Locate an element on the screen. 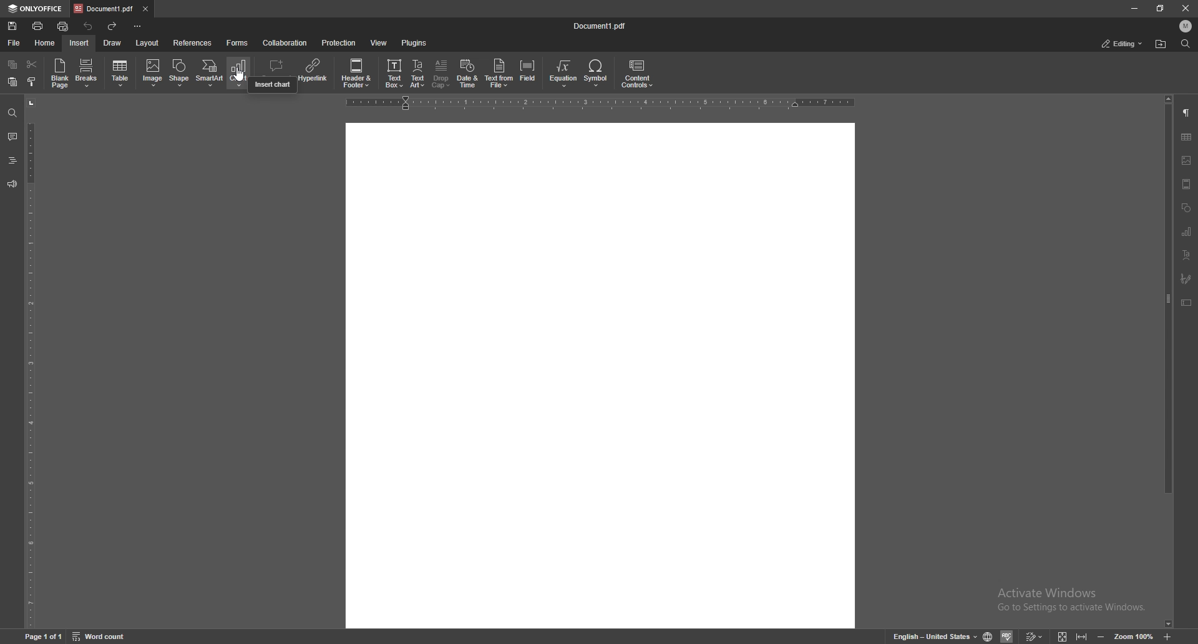  undo is located at coordinates (89, 27).